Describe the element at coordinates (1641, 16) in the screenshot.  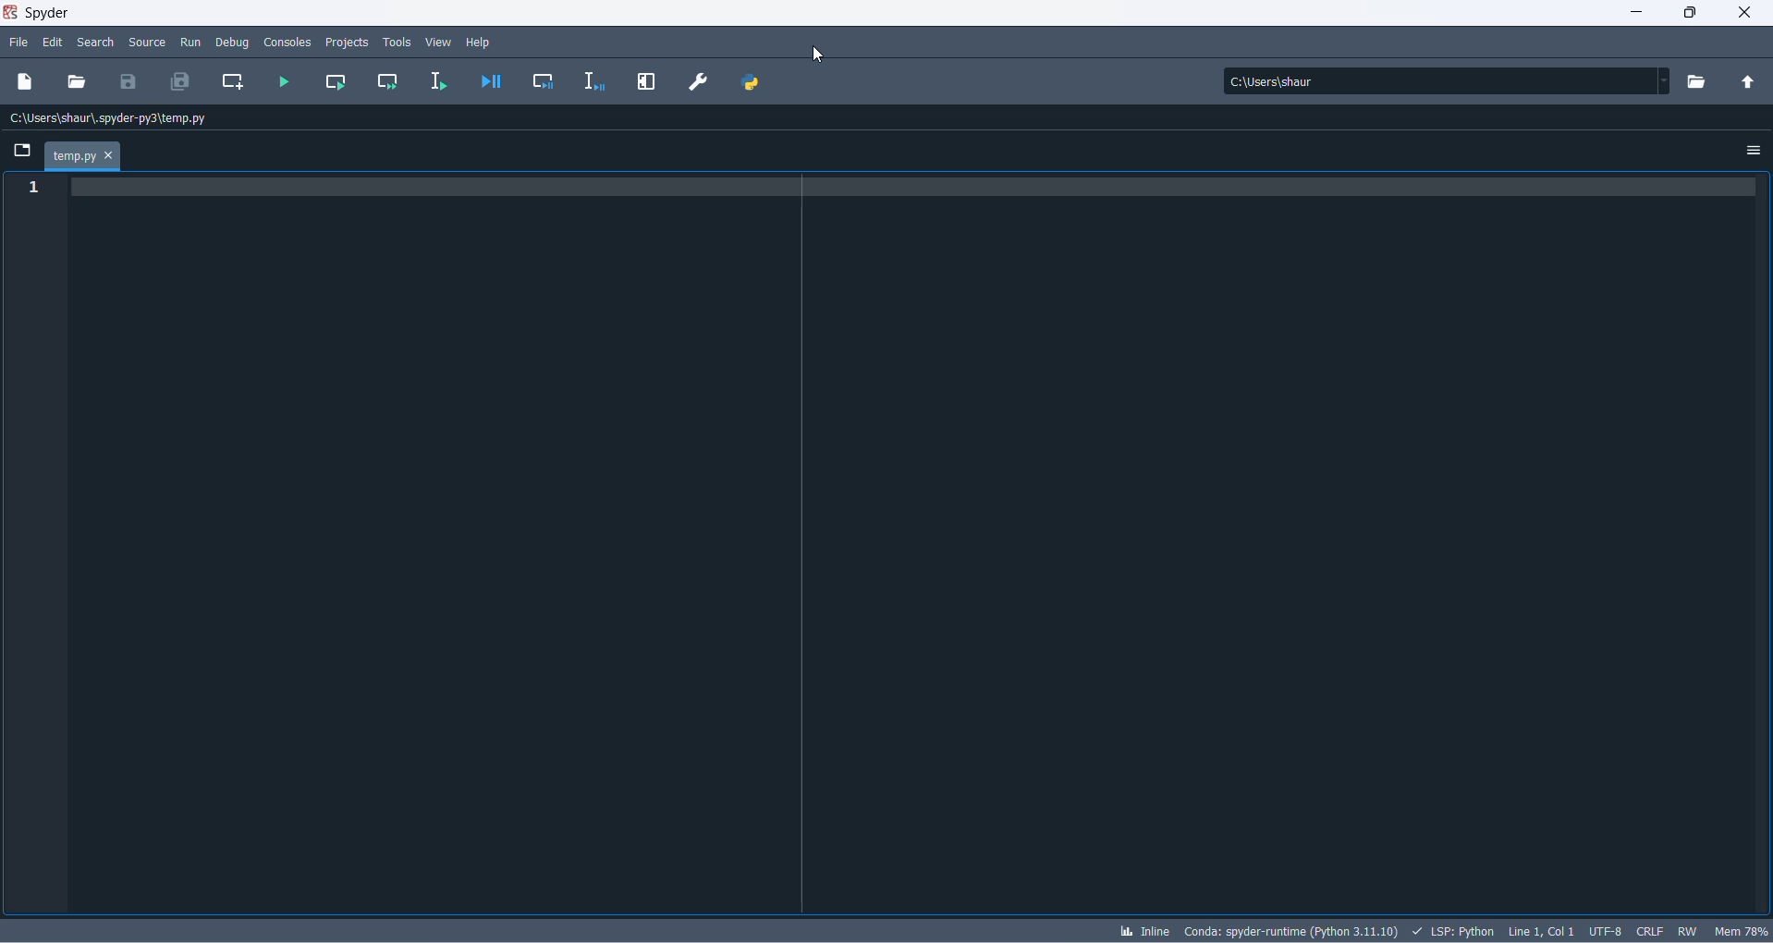
I see `minimize` at that location.